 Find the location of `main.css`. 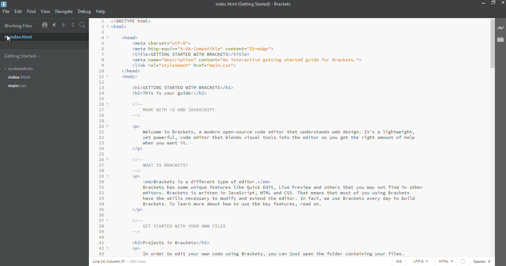

main.css is located at coordinates (19, 86).